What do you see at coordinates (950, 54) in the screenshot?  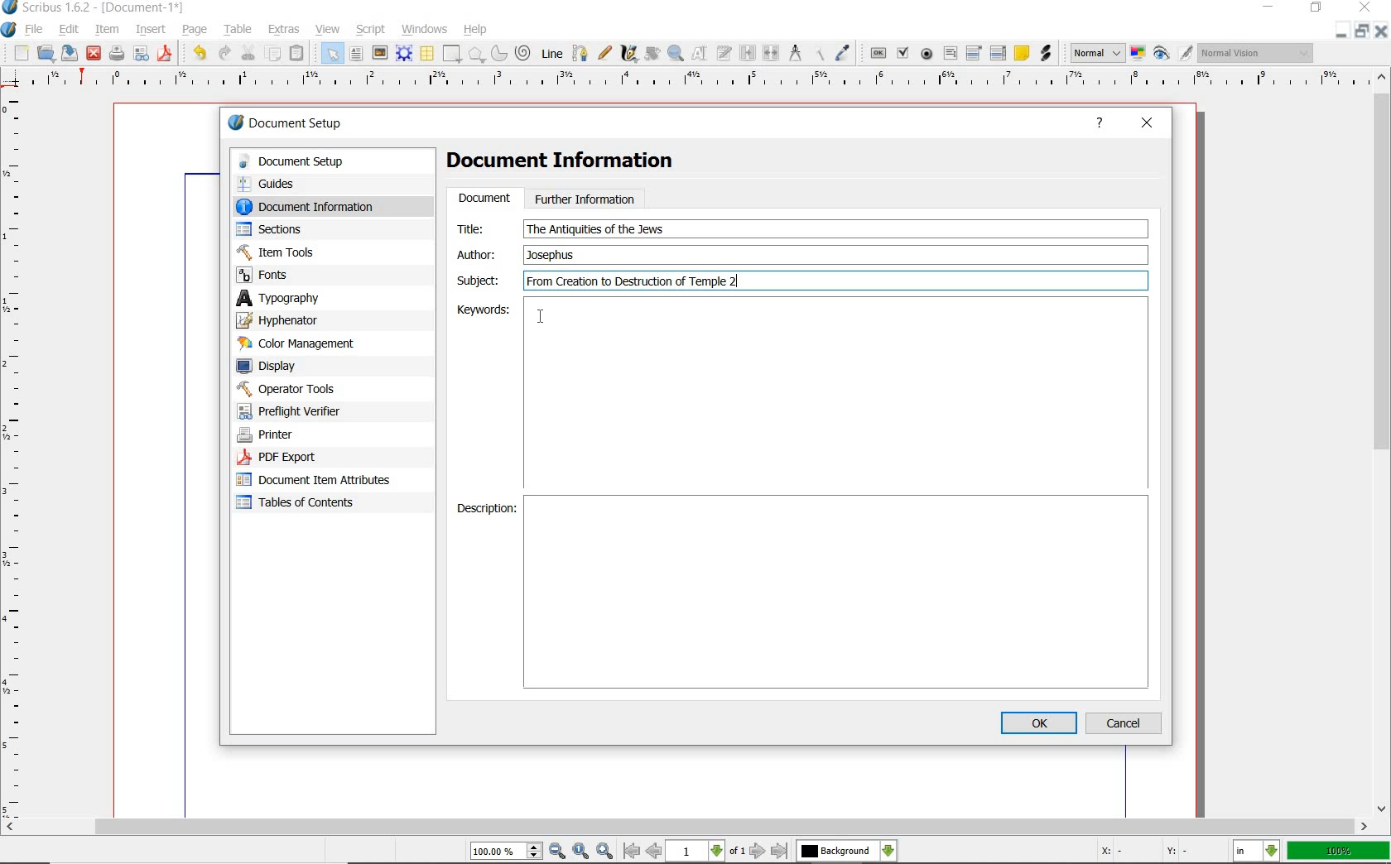 I see `pdf text field` at bounding box center [950, 54].